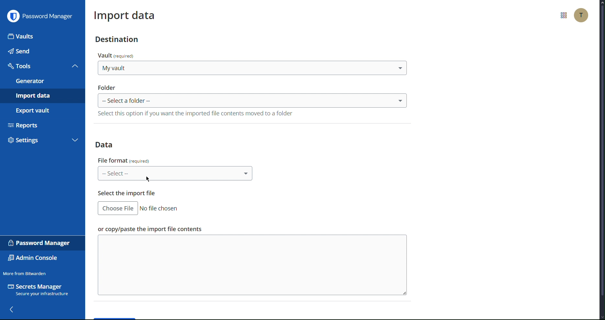 This screenshot has width=605, height=320. I want to click on copy/paste the import file contents, so click(253, 265).